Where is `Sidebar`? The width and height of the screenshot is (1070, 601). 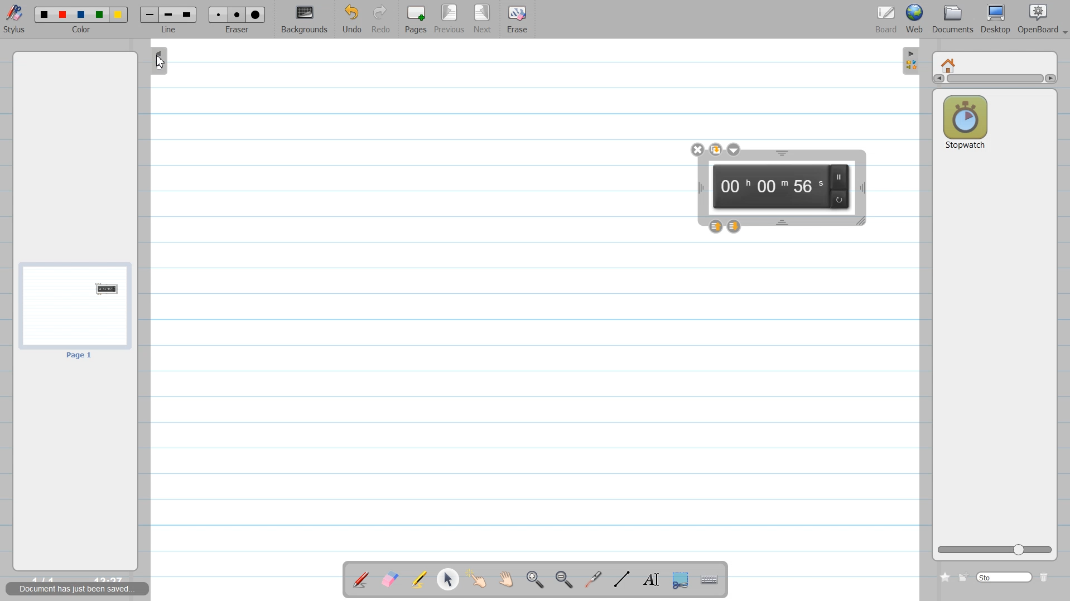
Sidebar is located at coordinates (909, 61).